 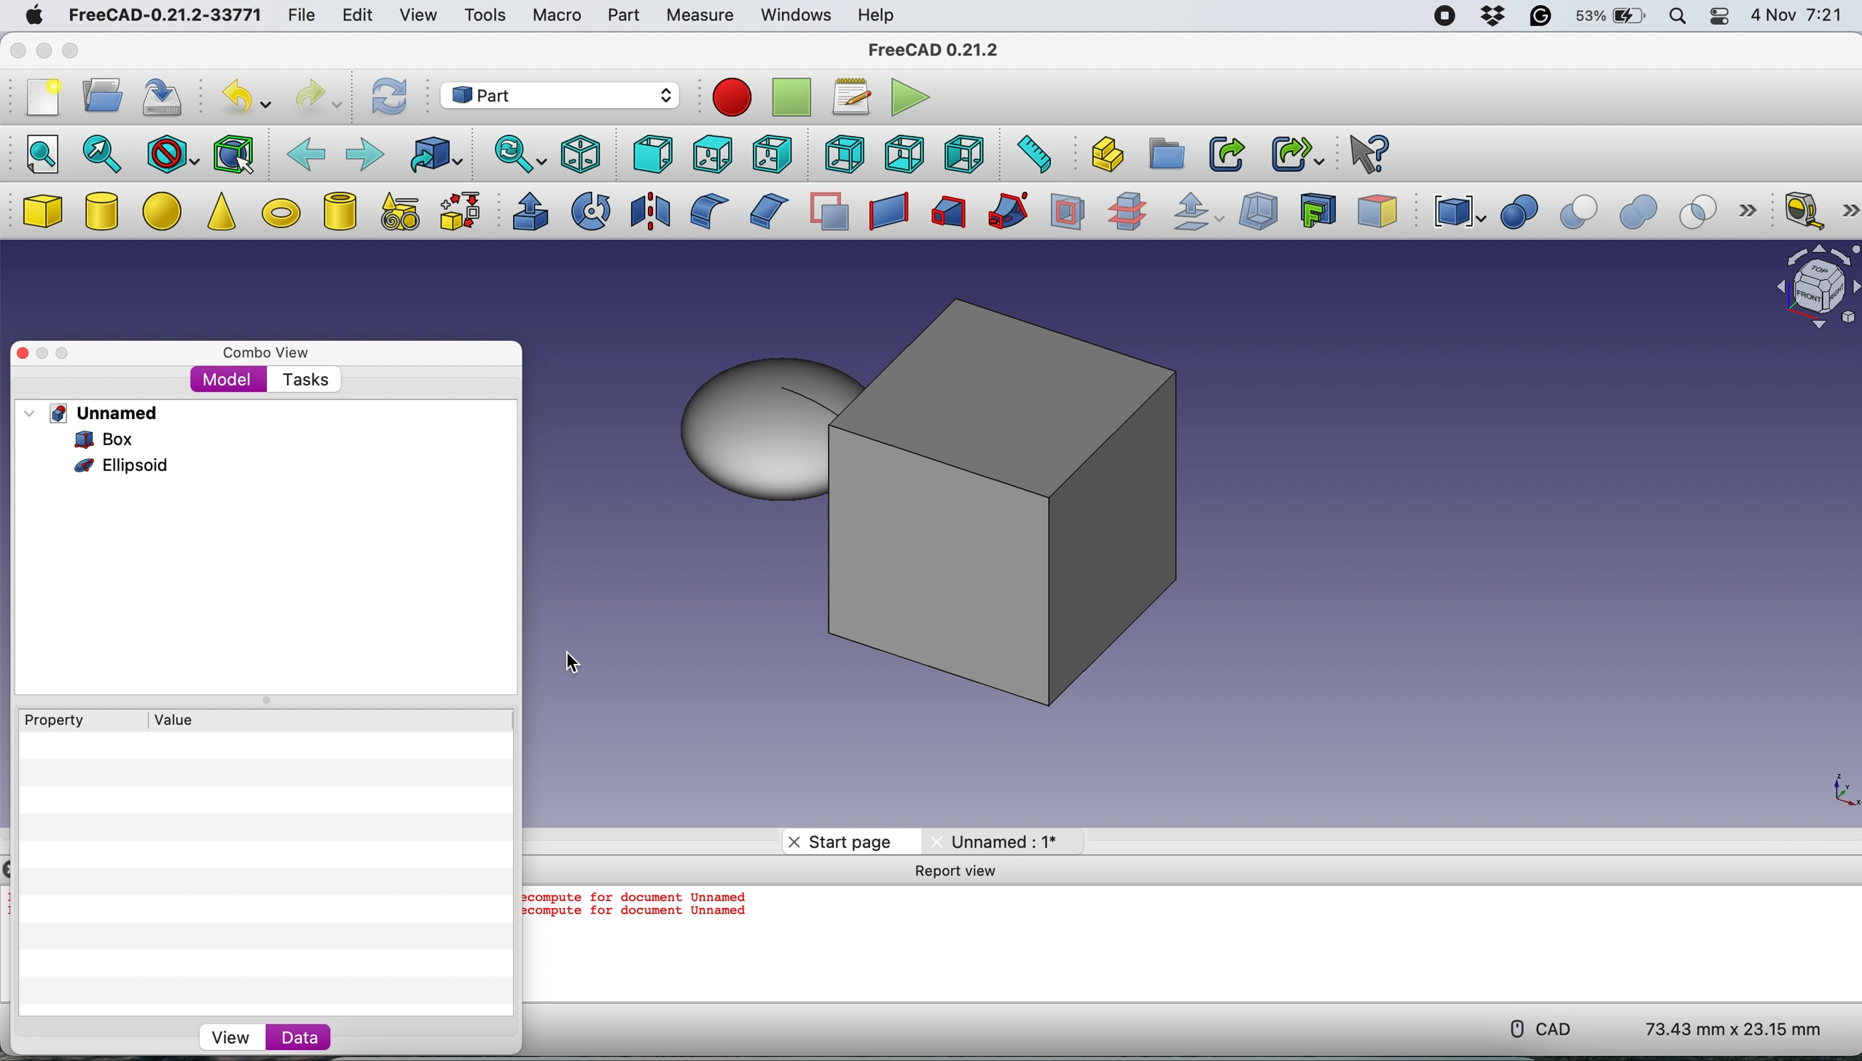 I want to click on shape builder, so click(x=460, y=211).